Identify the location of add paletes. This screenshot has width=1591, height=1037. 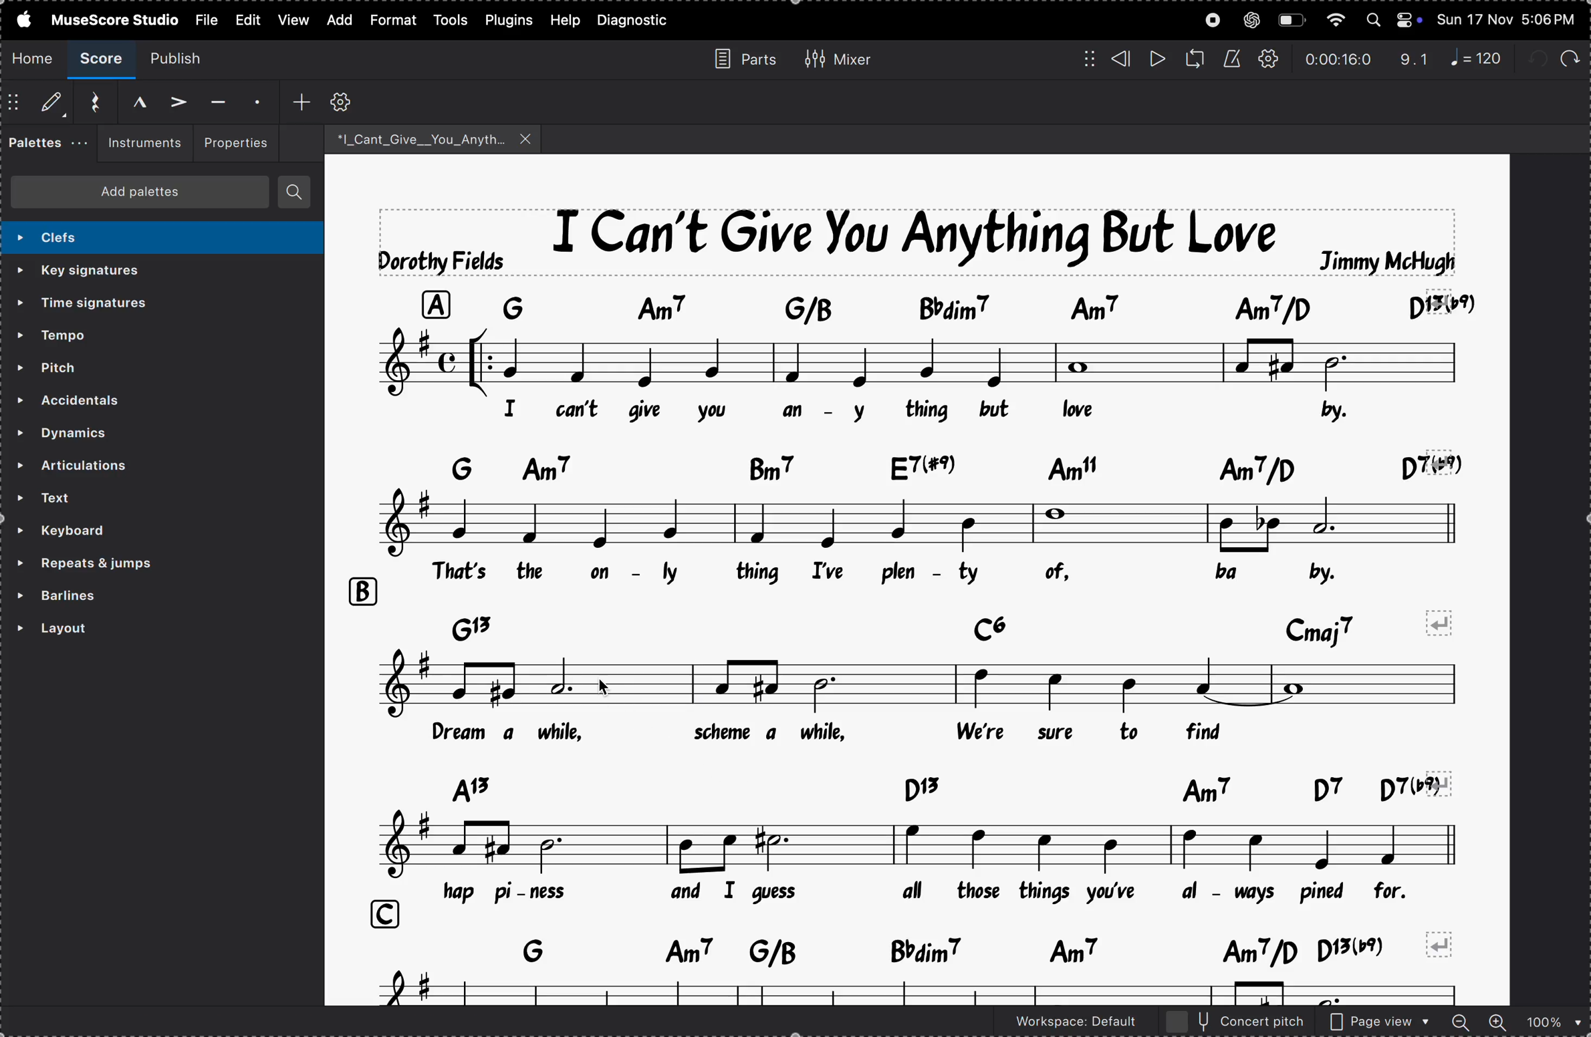
(140, 192).